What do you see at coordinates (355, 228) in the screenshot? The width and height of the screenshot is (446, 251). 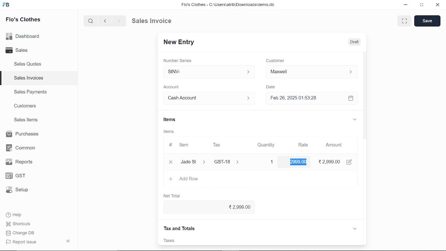 I see `expand` at bounding box center [355, 228].